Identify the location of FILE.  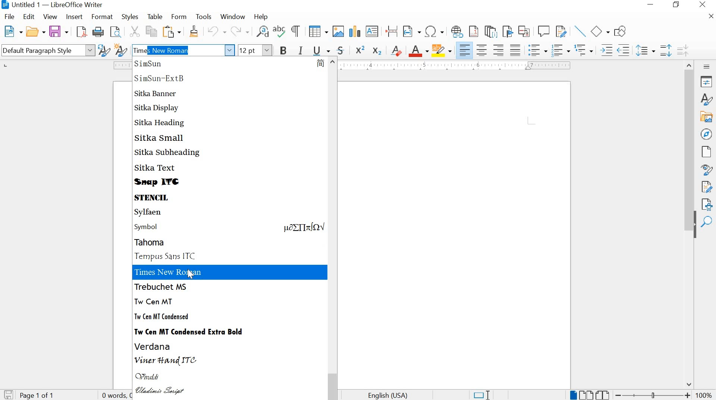
(10, 17).